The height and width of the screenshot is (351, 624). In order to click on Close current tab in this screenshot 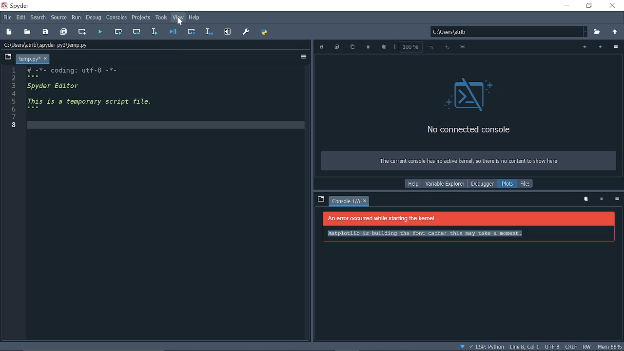, I will do `click(45, 59)`.